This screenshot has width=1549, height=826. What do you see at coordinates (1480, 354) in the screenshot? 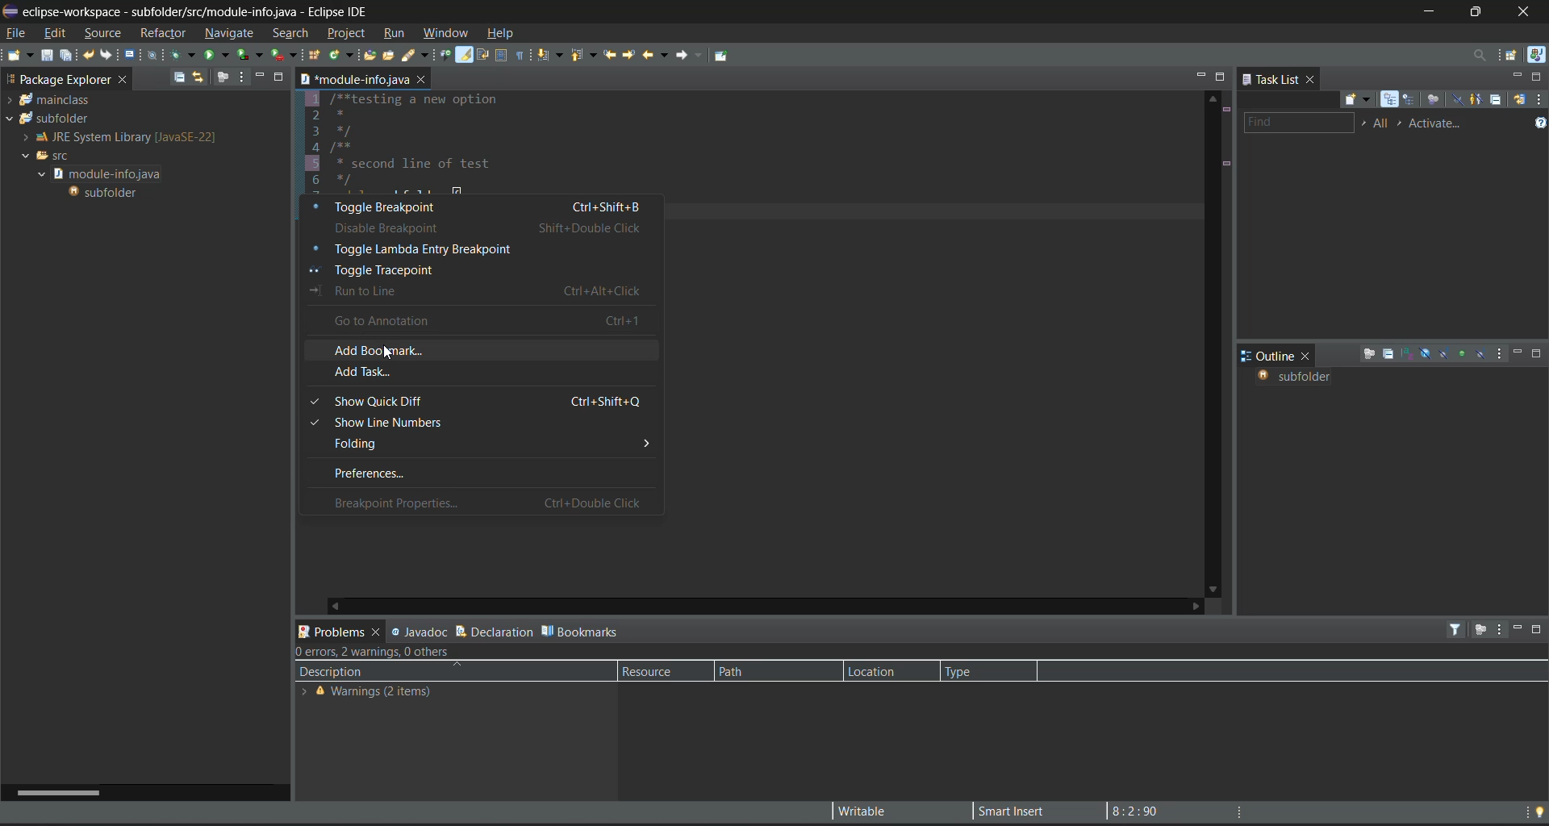
I see `hide local types` at bounding box center [1480, 354].